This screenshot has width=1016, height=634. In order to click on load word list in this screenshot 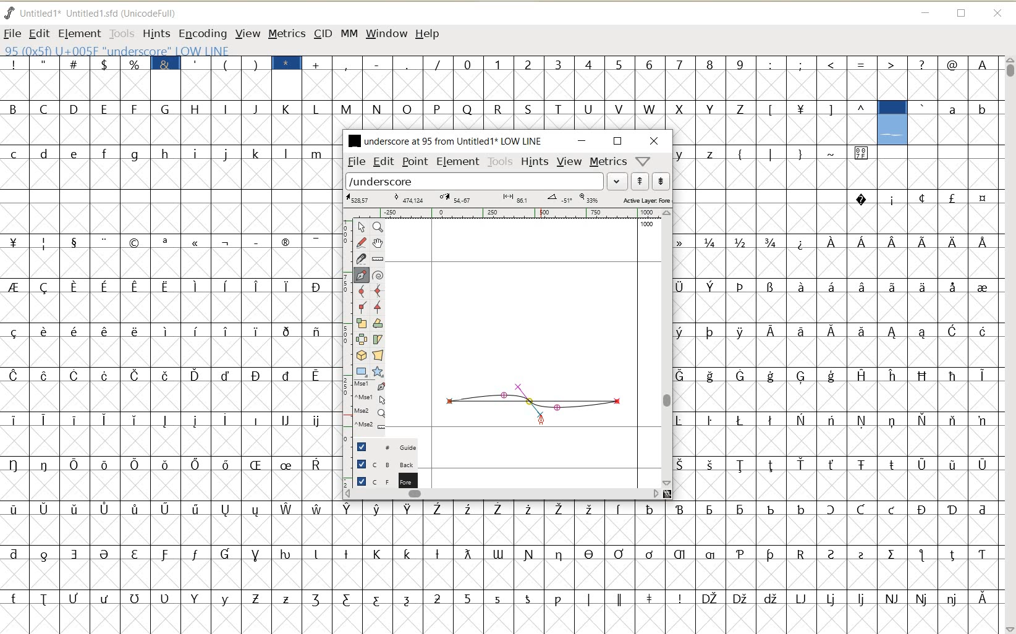, I will do `click(475, 180)`.